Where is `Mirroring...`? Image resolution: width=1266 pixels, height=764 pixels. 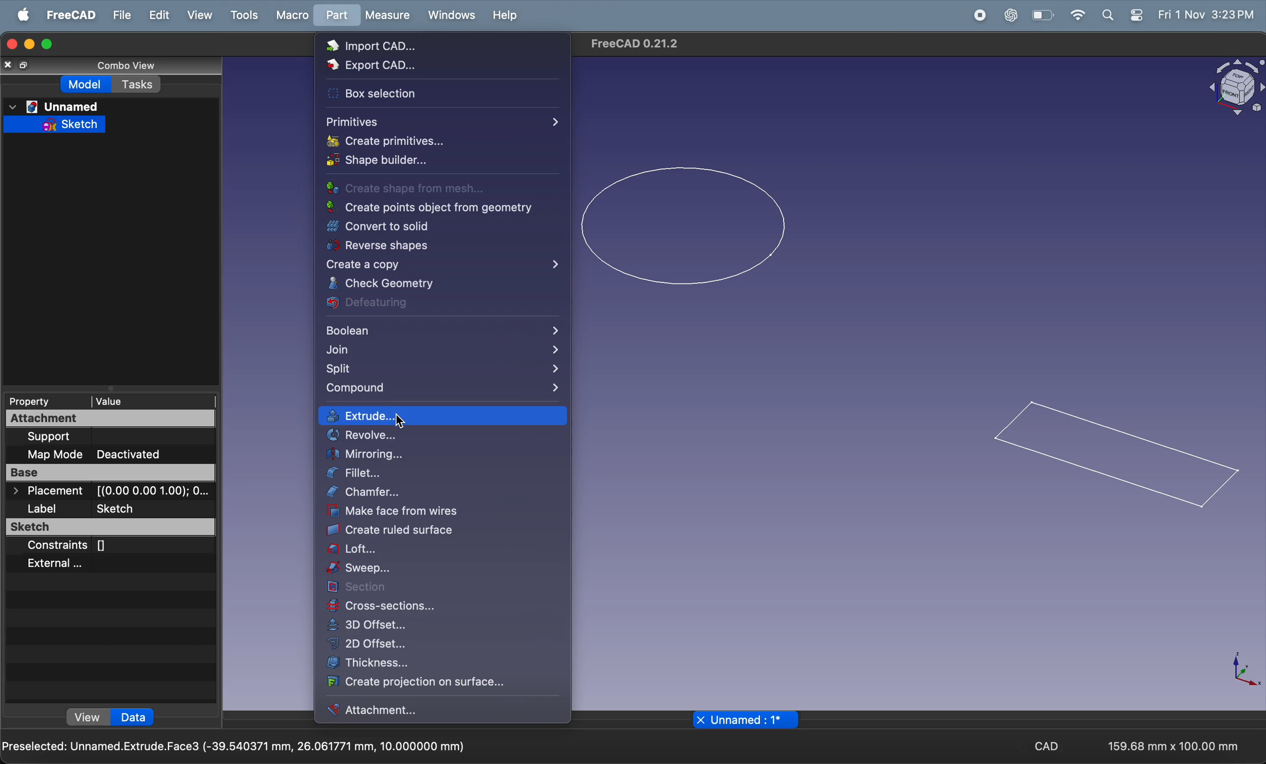 Mirroring... is located at coordinates (439, 454).